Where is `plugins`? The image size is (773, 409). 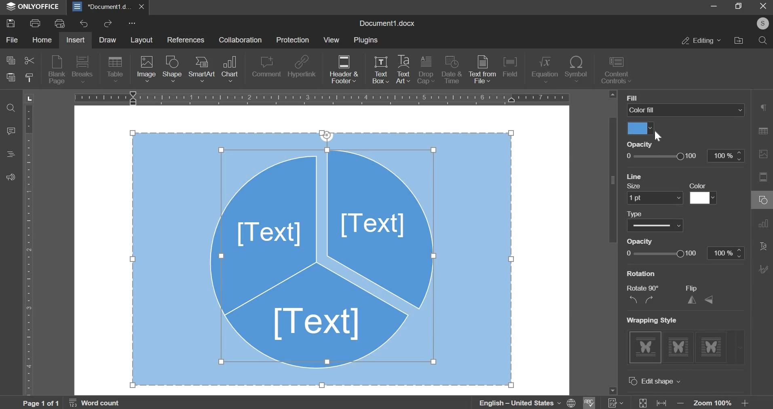 plugins is located at coordinates (367, 40).